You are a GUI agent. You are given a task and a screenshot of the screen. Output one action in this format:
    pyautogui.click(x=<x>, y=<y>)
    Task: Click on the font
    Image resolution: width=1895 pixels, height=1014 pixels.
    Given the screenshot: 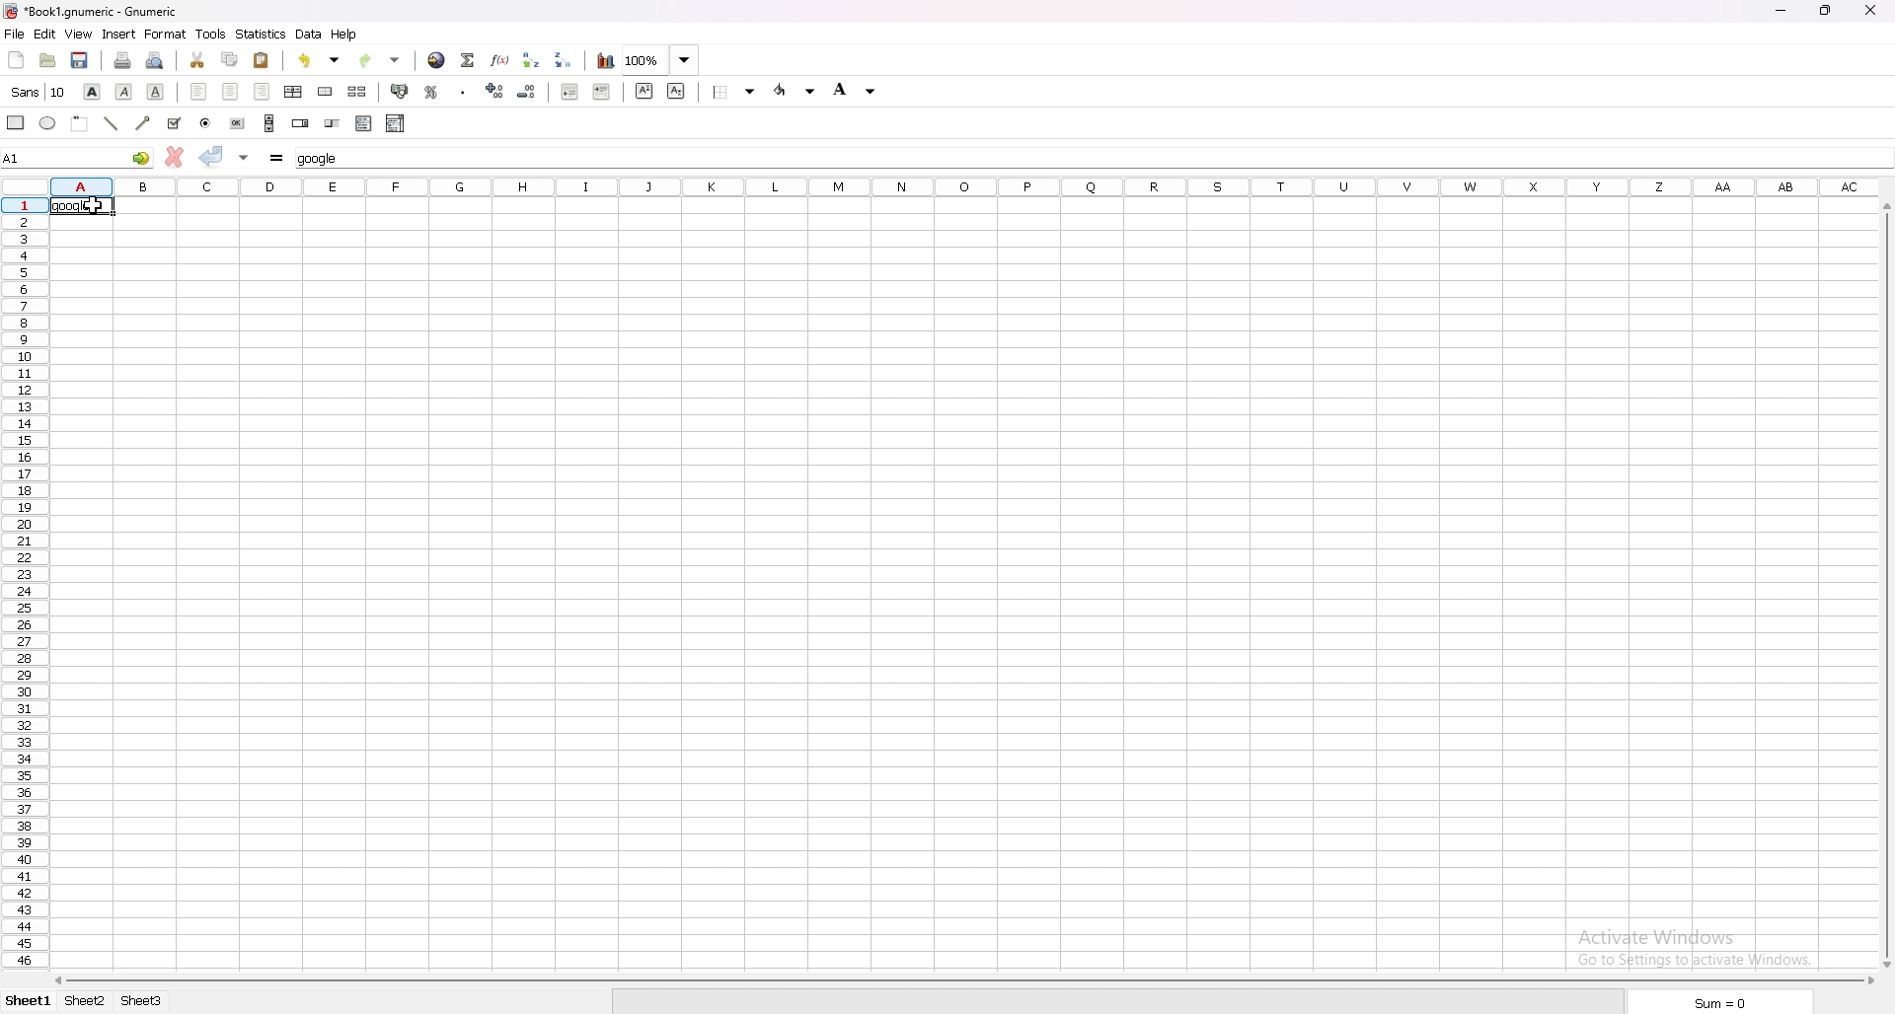 What is the action you would take?
    pyautogui.click(x=38, y=92)
    